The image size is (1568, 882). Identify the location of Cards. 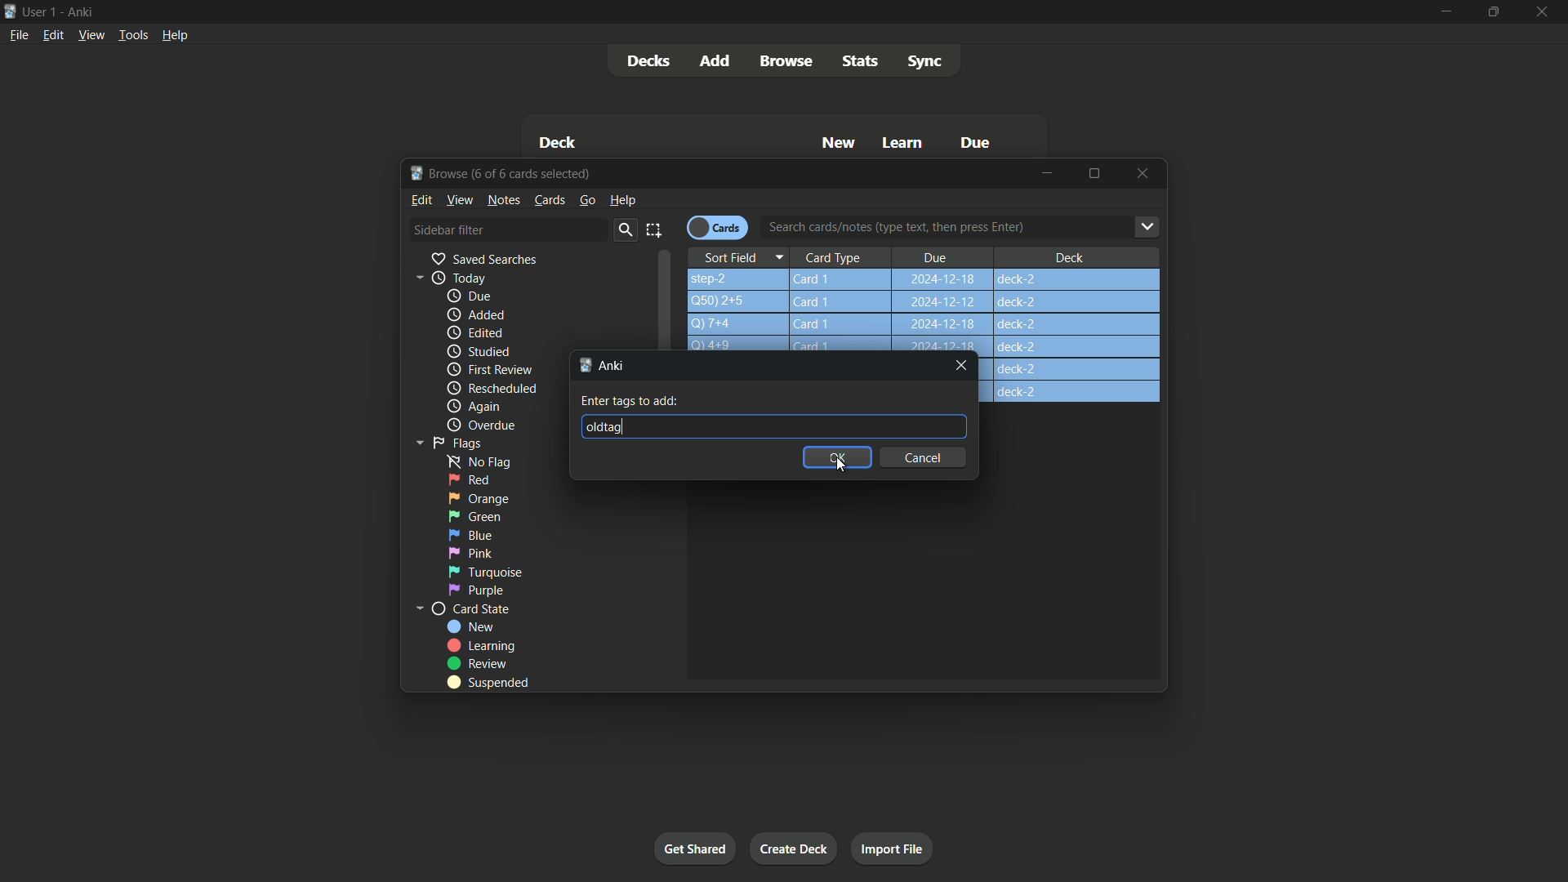
(717, 226).